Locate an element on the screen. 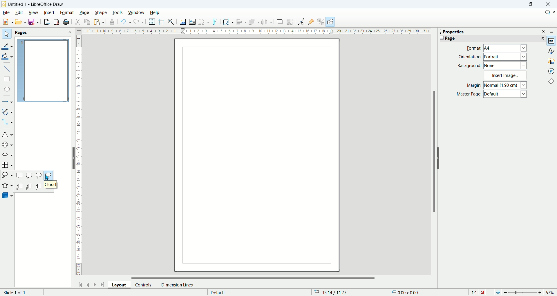 This screenshot has width=557, height=296. shadow is located at coordinates (280, 22).